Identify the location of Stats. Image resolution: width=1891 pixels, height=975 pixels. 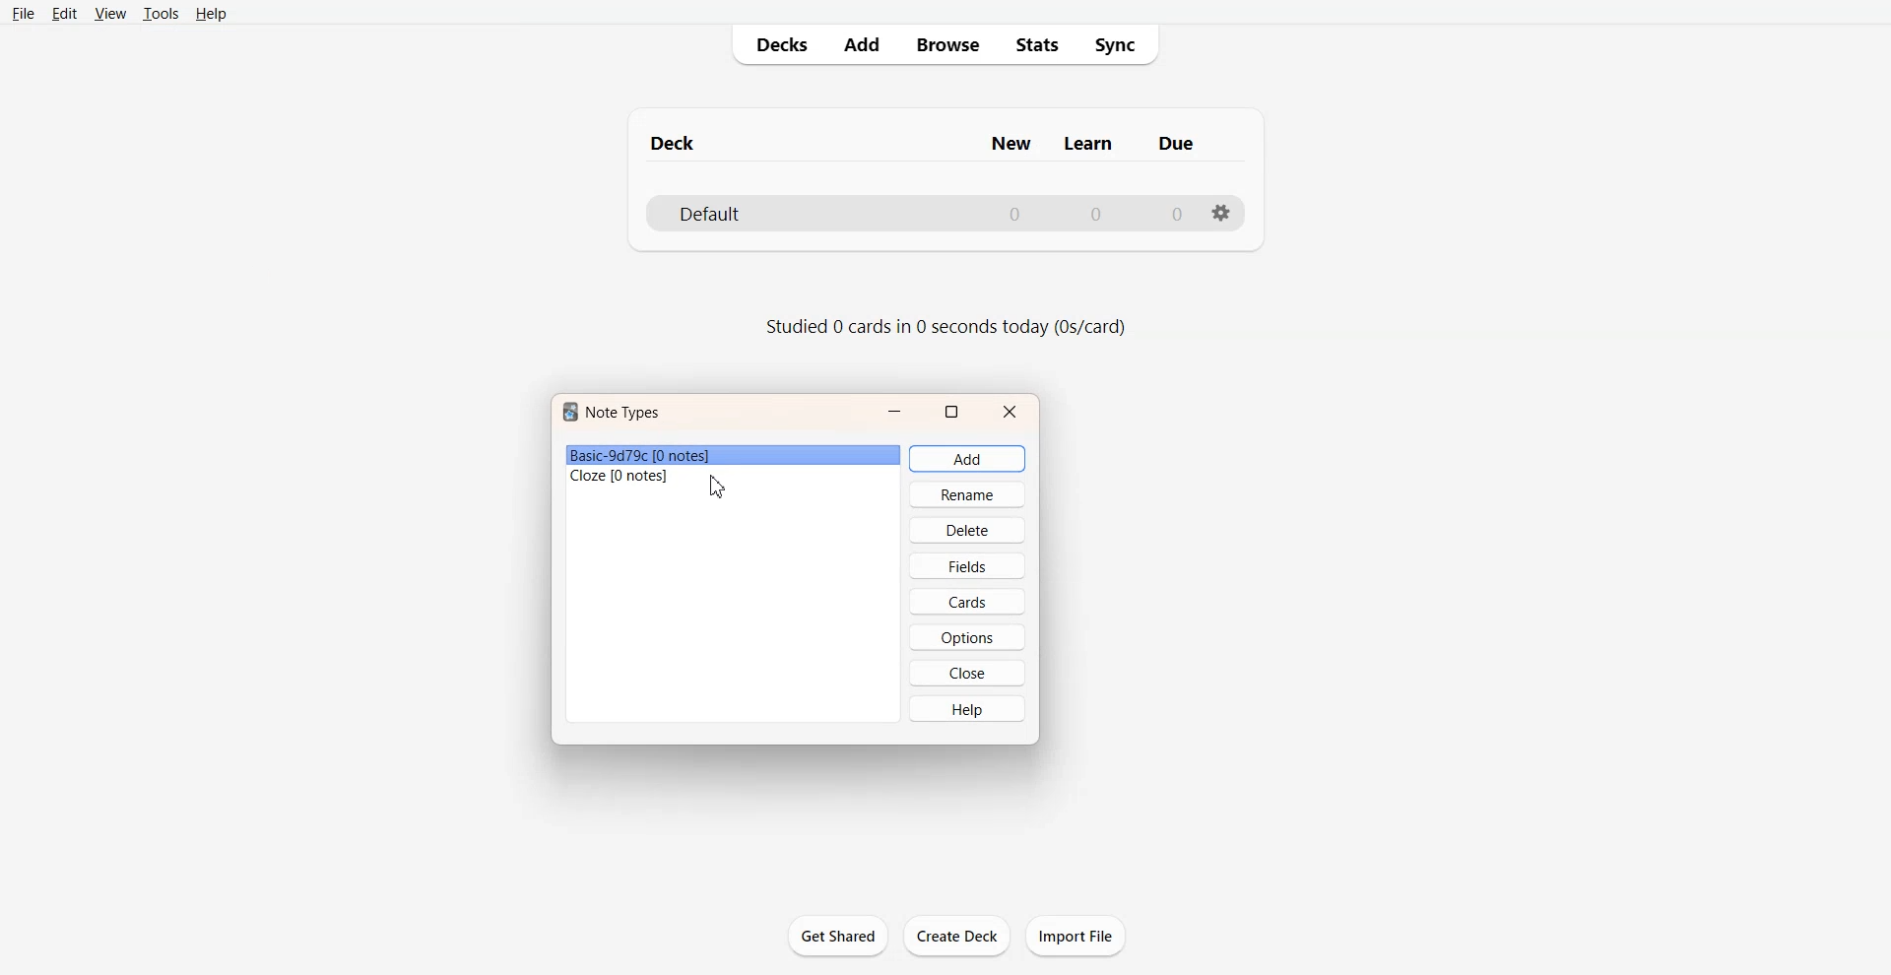
(1036, 45).